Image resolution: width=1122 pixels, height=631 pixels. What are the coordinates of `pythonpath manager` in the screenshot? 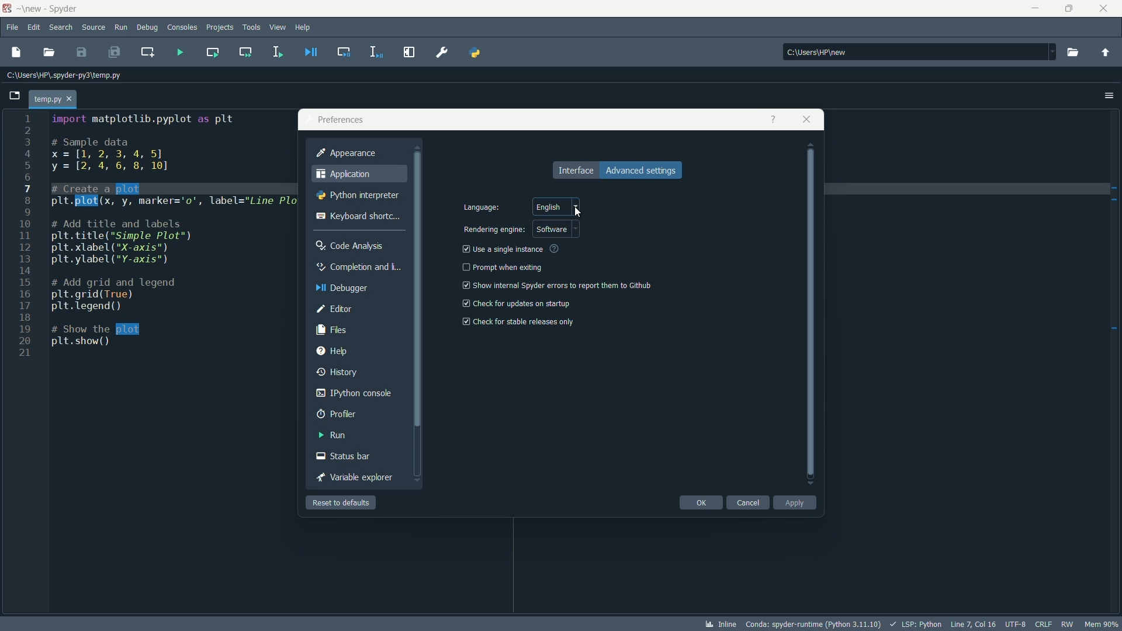 It's located at (474, 52).